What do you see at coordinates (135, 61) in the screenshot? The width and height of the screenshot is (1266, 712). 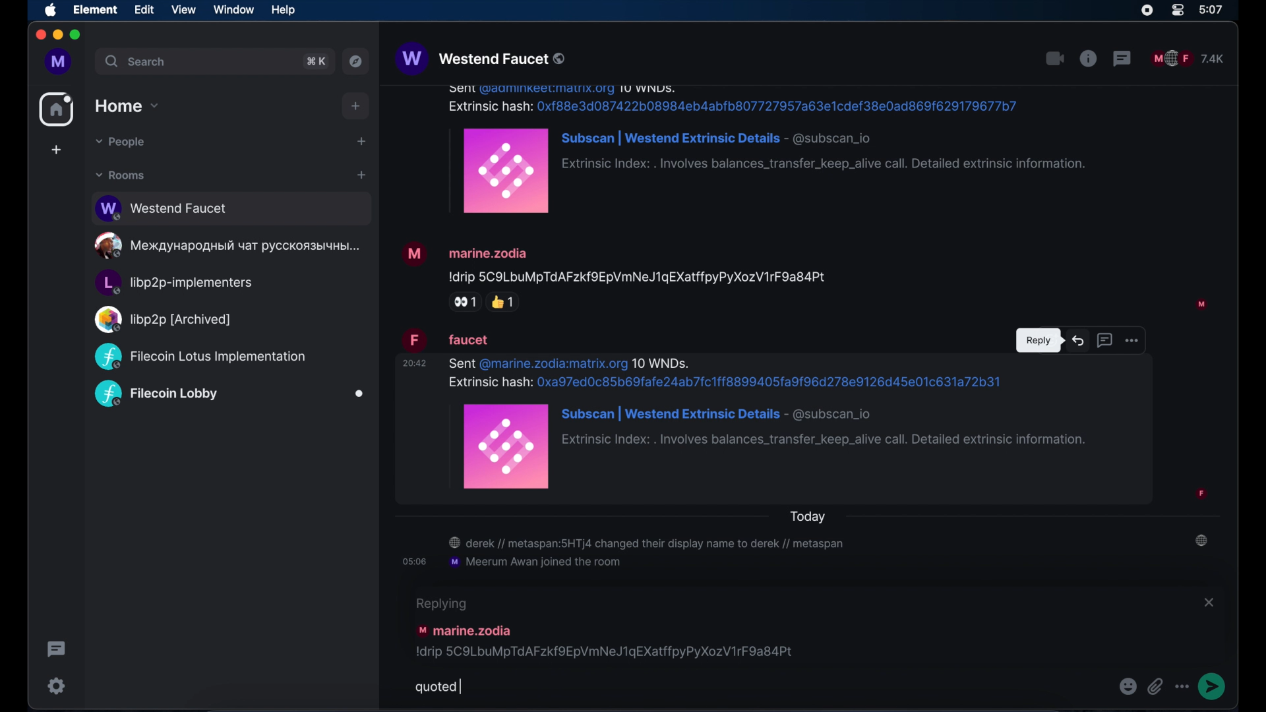 I see `search` at bounding box center [135, 61].